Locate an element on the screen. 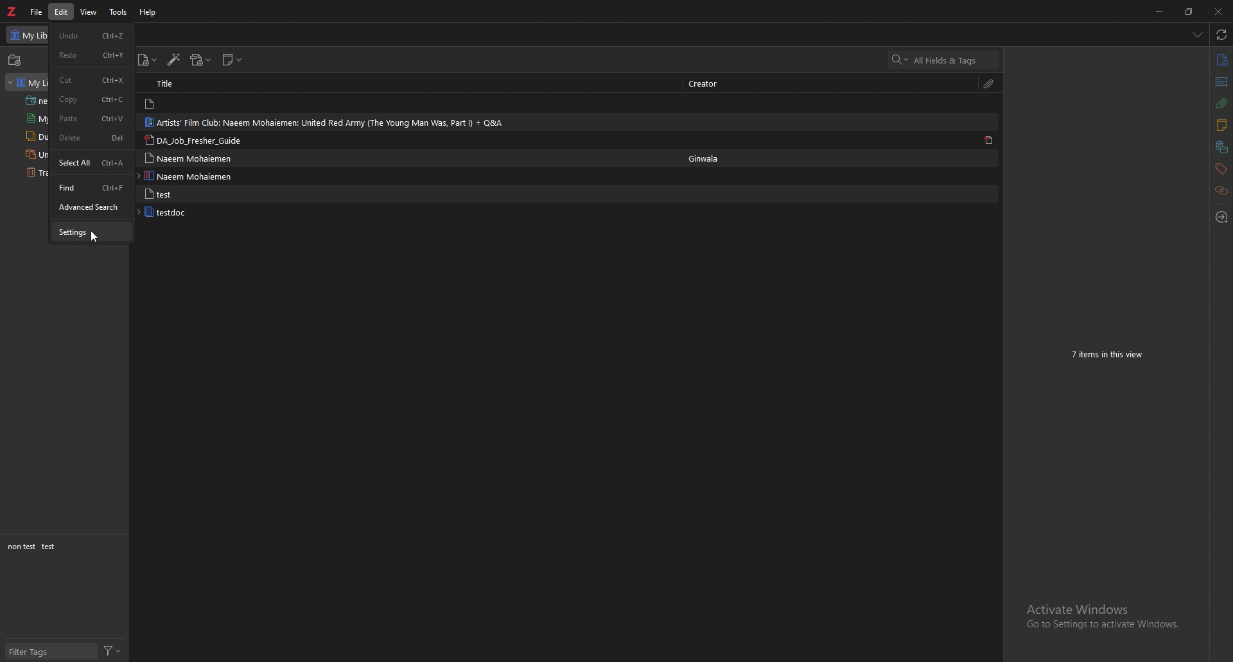  tools is located at coordinates (118, 12).